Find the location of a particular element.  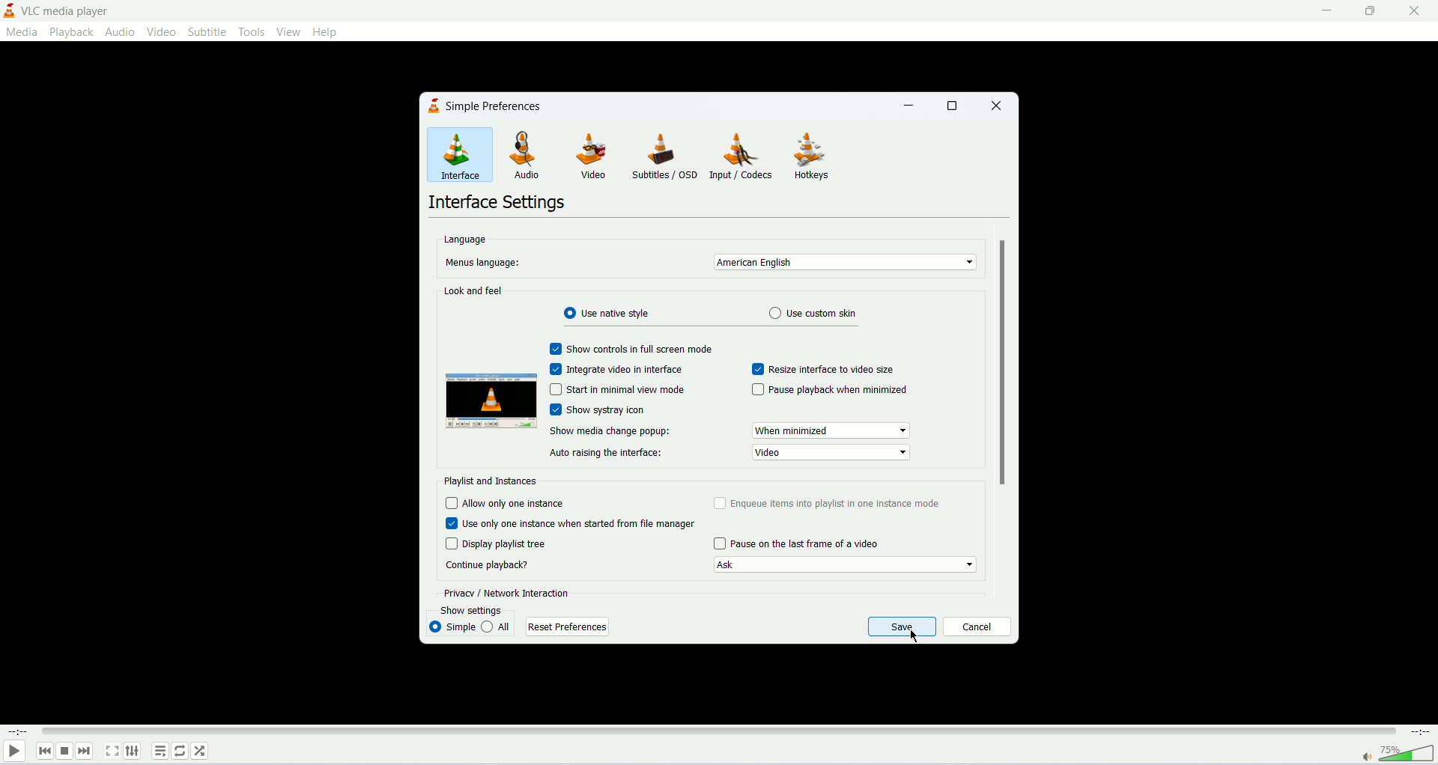

extended settings is located at coordinates (133, 750).